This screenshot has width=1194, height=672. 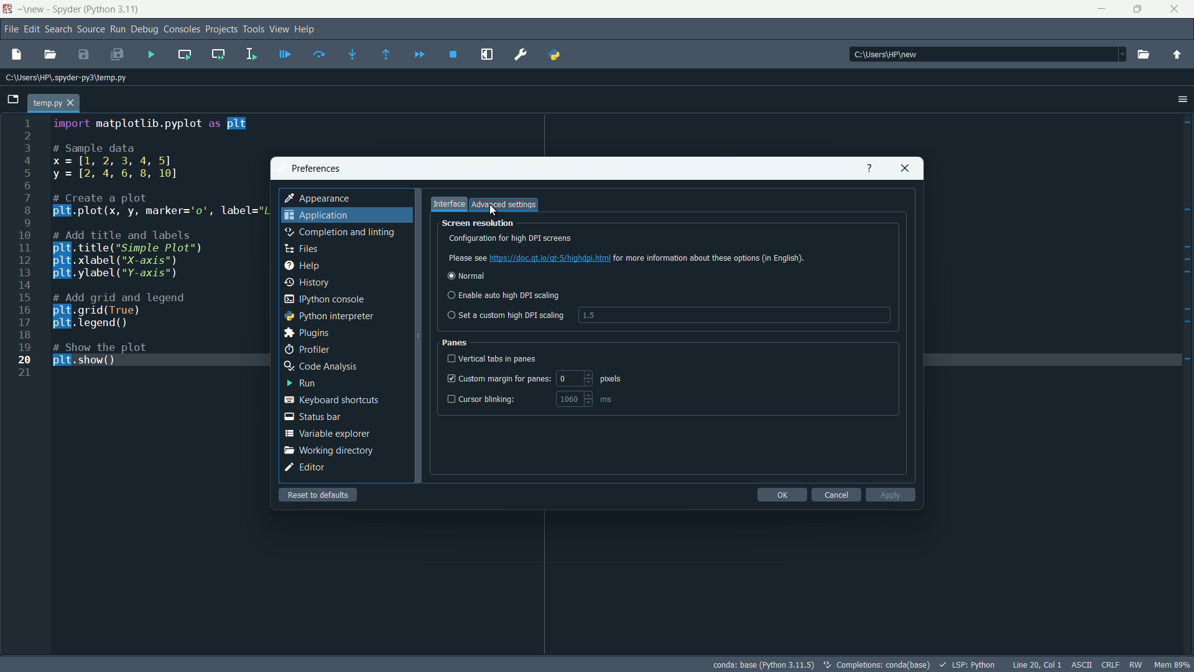 I want to click on ipython console, so click(x=323, y=299).